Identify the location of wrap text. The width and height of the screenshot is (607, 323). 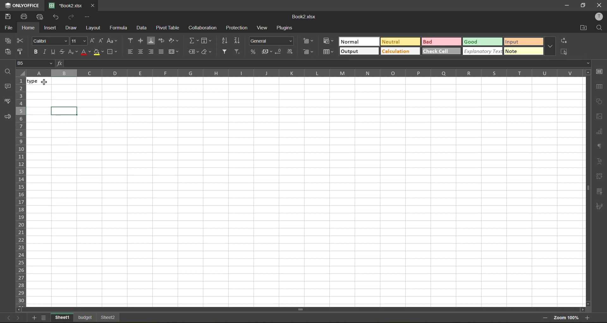
(162, 42).